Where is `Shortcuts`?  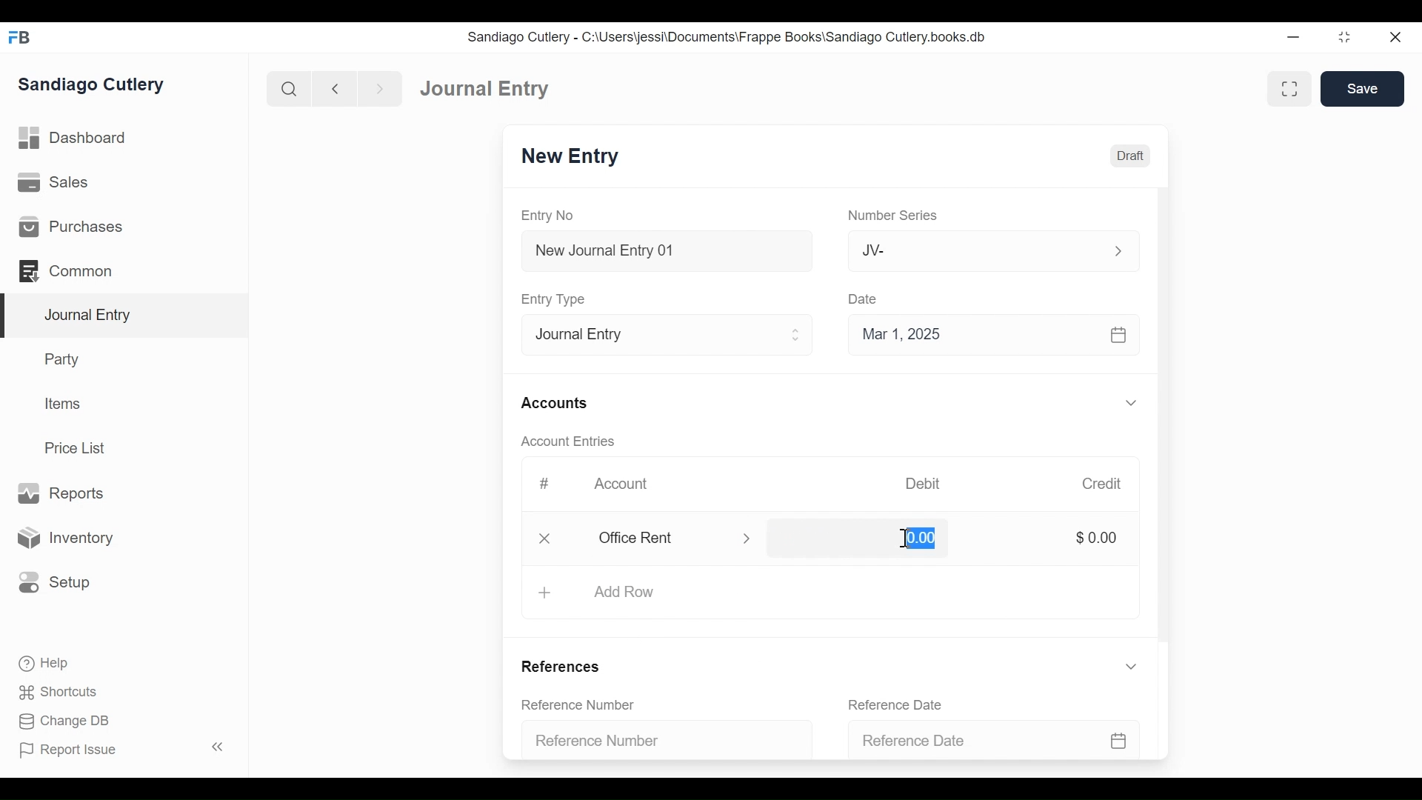
Shortcuts is located at coordinates (51, 693).